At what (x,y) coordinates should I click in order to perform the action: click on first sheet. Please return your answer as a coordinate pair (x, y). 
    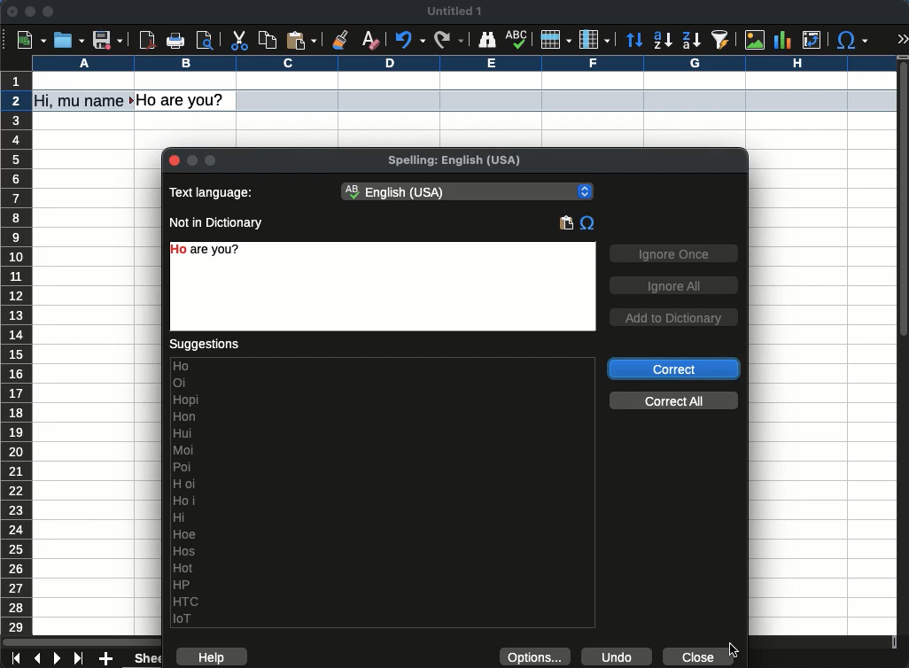
    Looking at the image, I should click on (18, 658).